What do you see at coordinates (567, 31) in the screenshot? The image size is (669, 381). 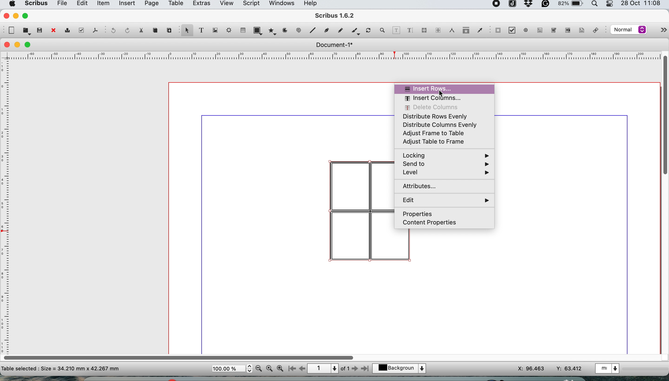 I see `pdf list box` at bounding box center [567, 31].